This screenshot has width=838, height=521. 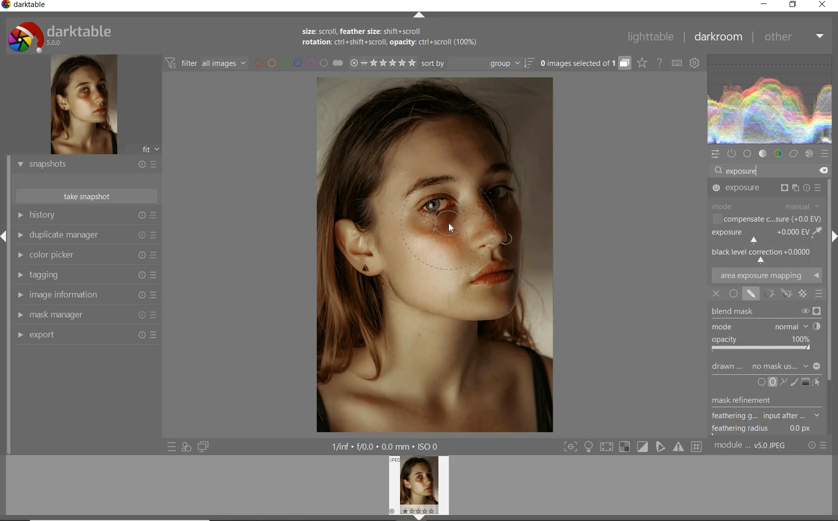 What do you see at coordinates (746, 171) in the screenshot?
I see `INPUT VALUE` at bounding box center [746, 171].